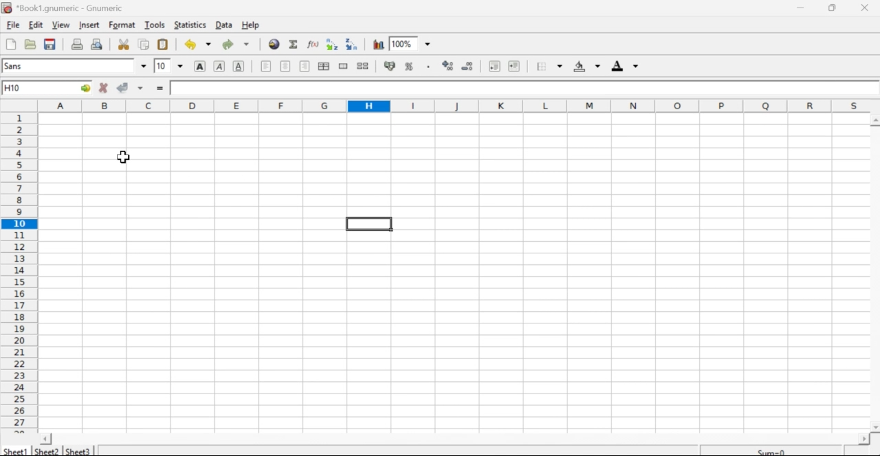 The height and width of the screenshot is (456, 880). What do you see at coordinates (874, 121) in the screenshot?
I see `scroll up` at bounding box center [874, 121].